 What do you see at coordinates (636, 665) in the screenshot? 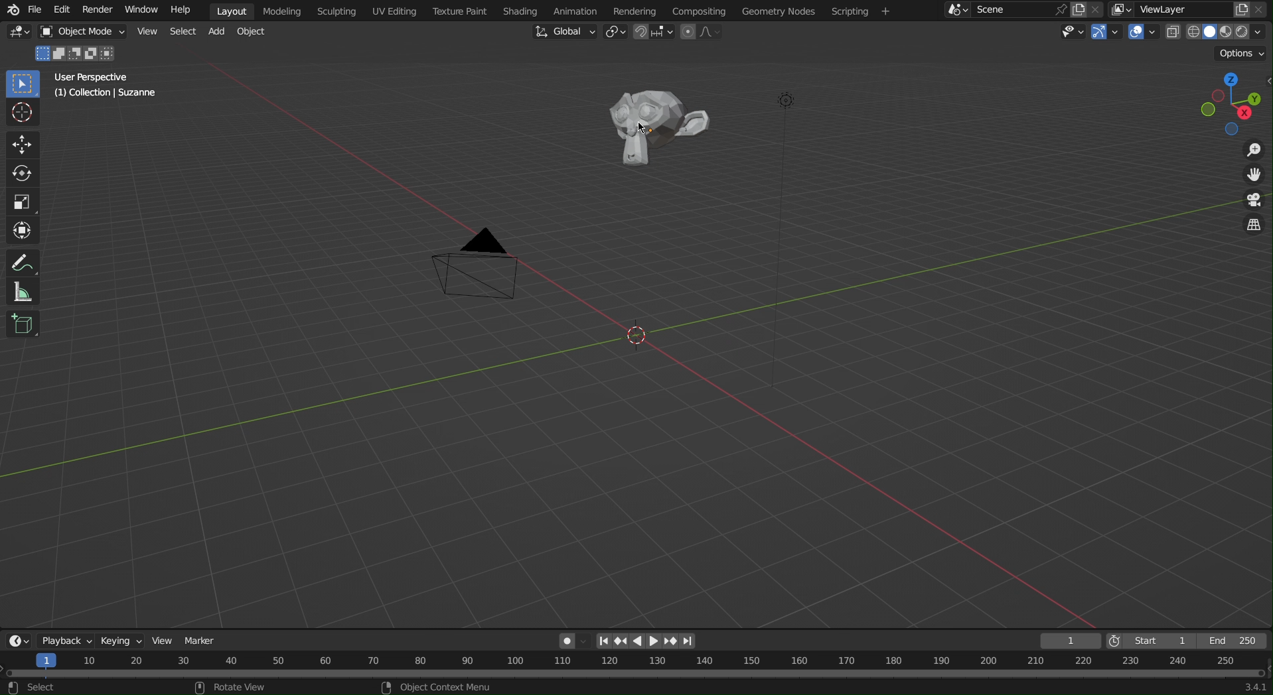
I see `Timeline` at bounding box center [636, 665].